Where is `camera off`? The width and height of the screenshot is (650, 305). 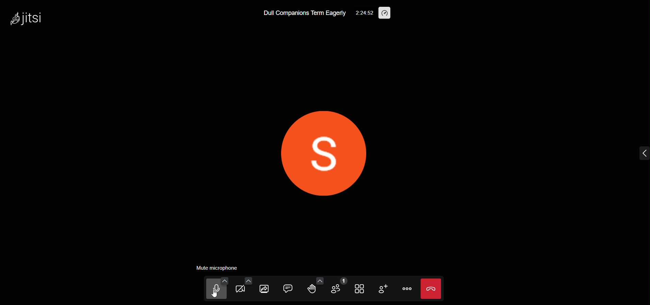
camera off is located at coordinates (243, 289).